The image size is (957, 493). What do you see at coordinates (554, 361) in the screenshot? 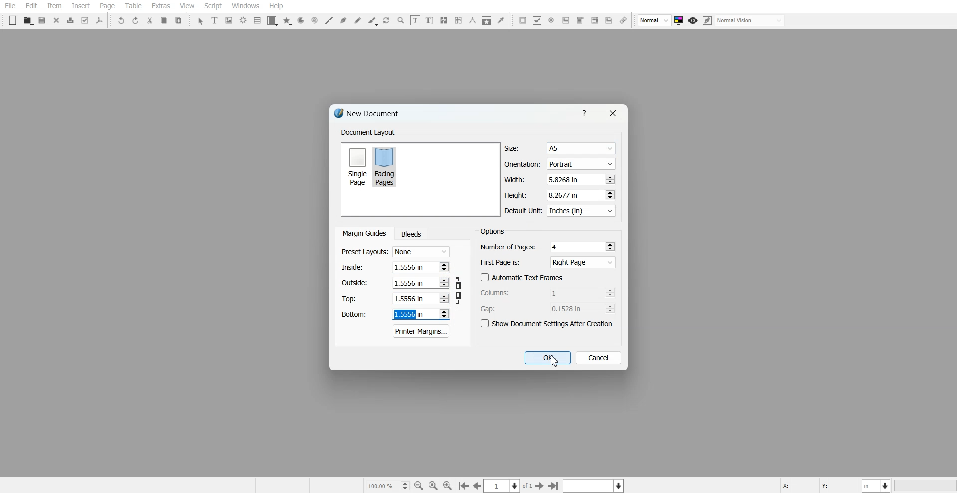
I see `Cursor` at bounding box center [554, 361].